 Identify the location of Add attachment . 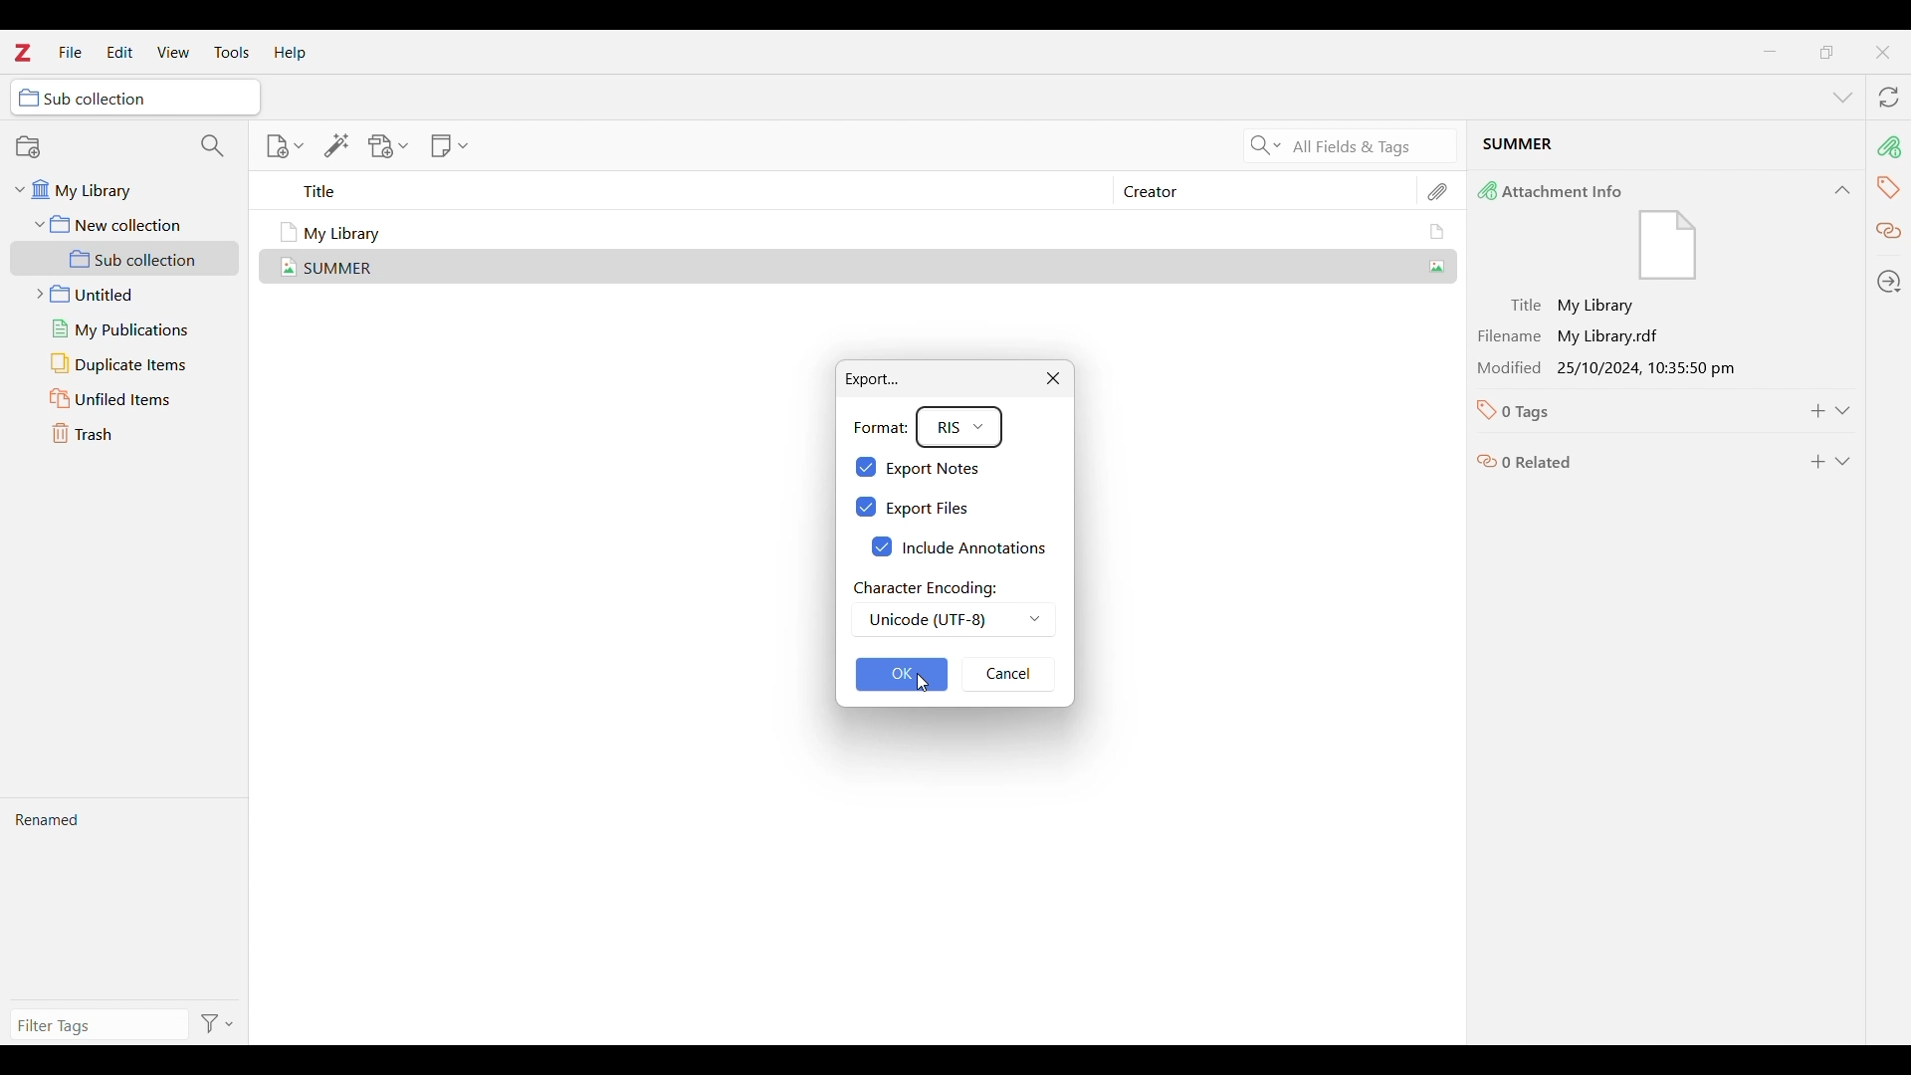
(389, 146).